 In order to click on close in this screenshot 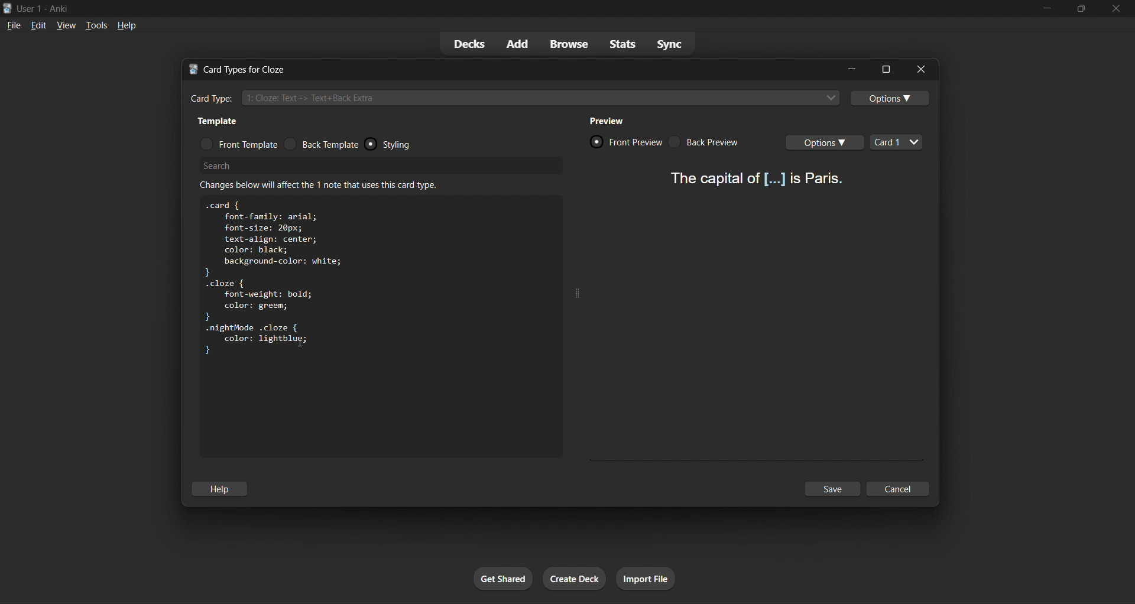, I will do `click(916, 69)`.